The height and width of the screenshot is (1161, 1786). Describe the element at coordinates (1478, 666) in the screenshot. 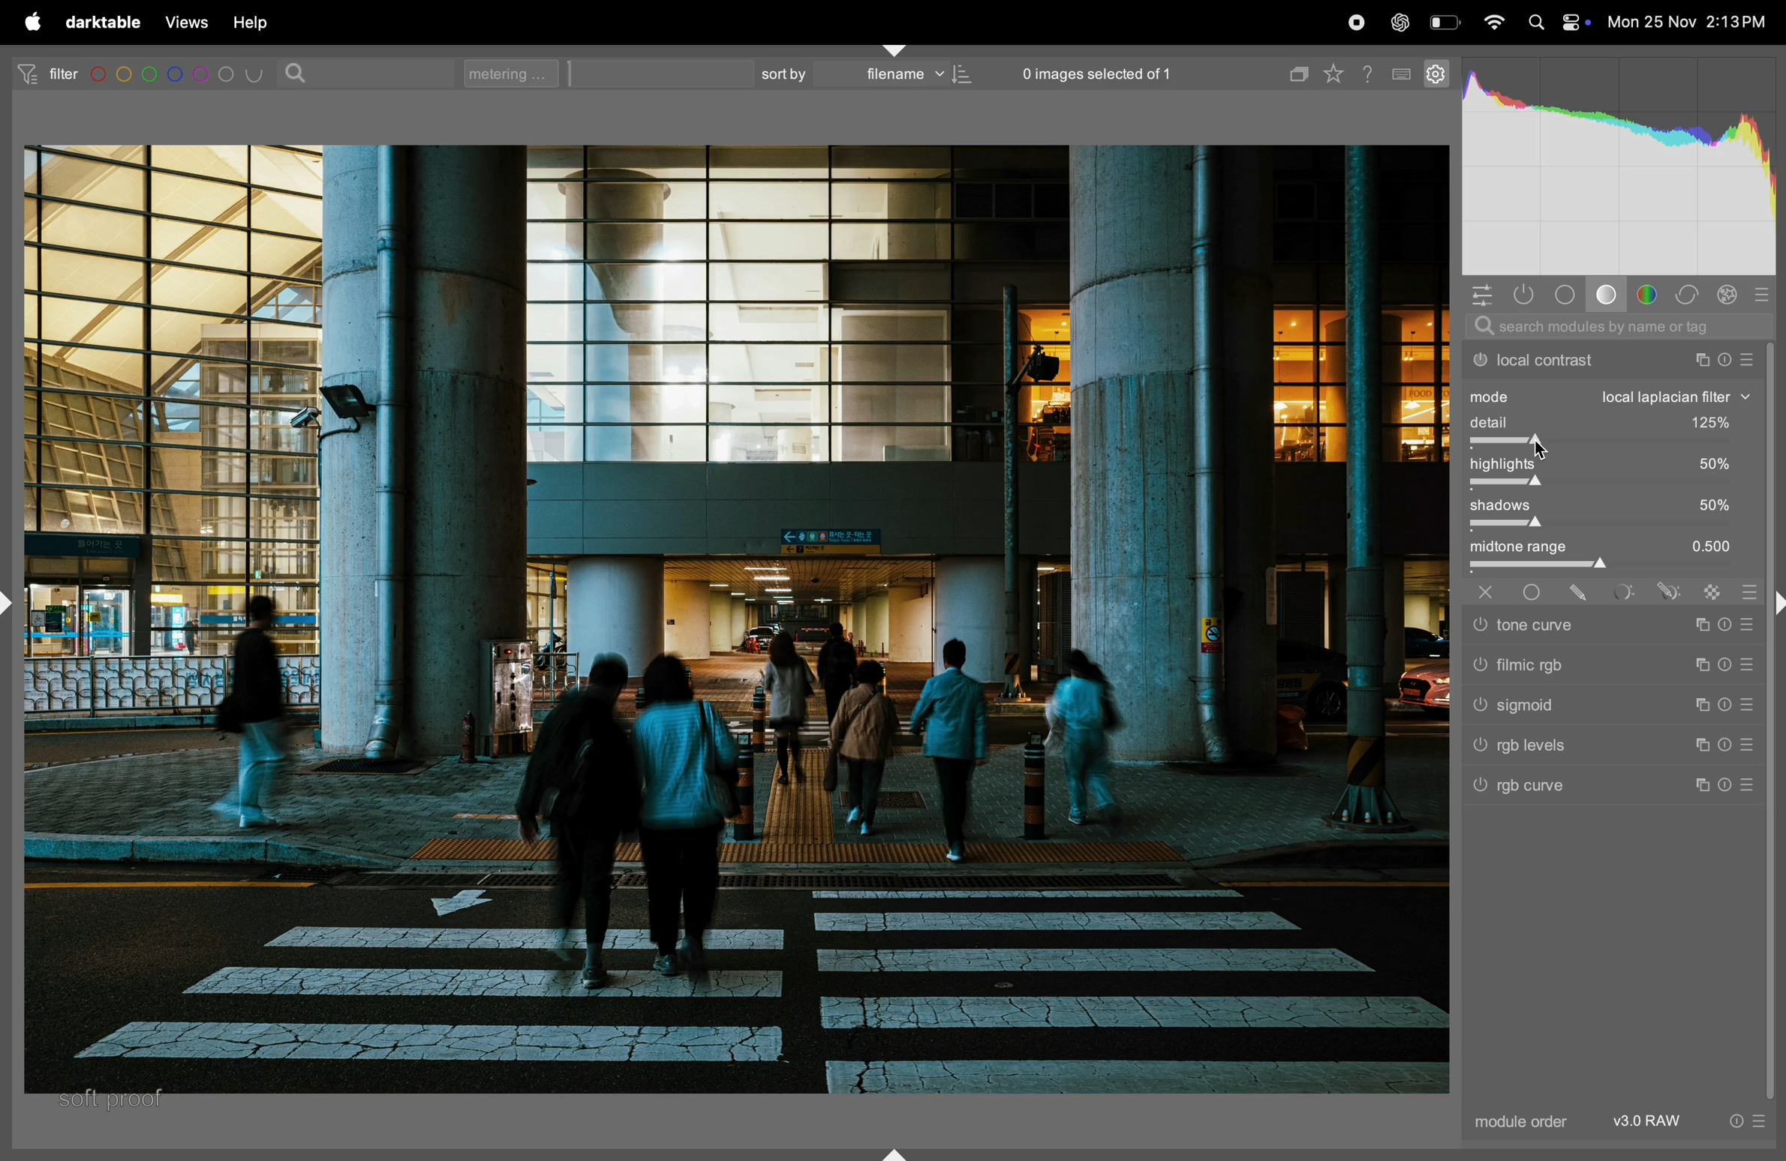

I see `filmic rgb switched off` at that location.